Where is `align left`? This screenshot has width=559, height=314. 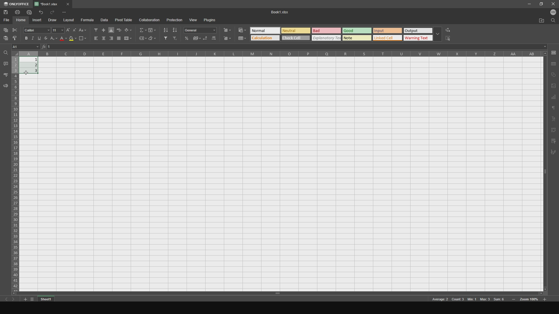
align left is located at coordinates (94, 39).